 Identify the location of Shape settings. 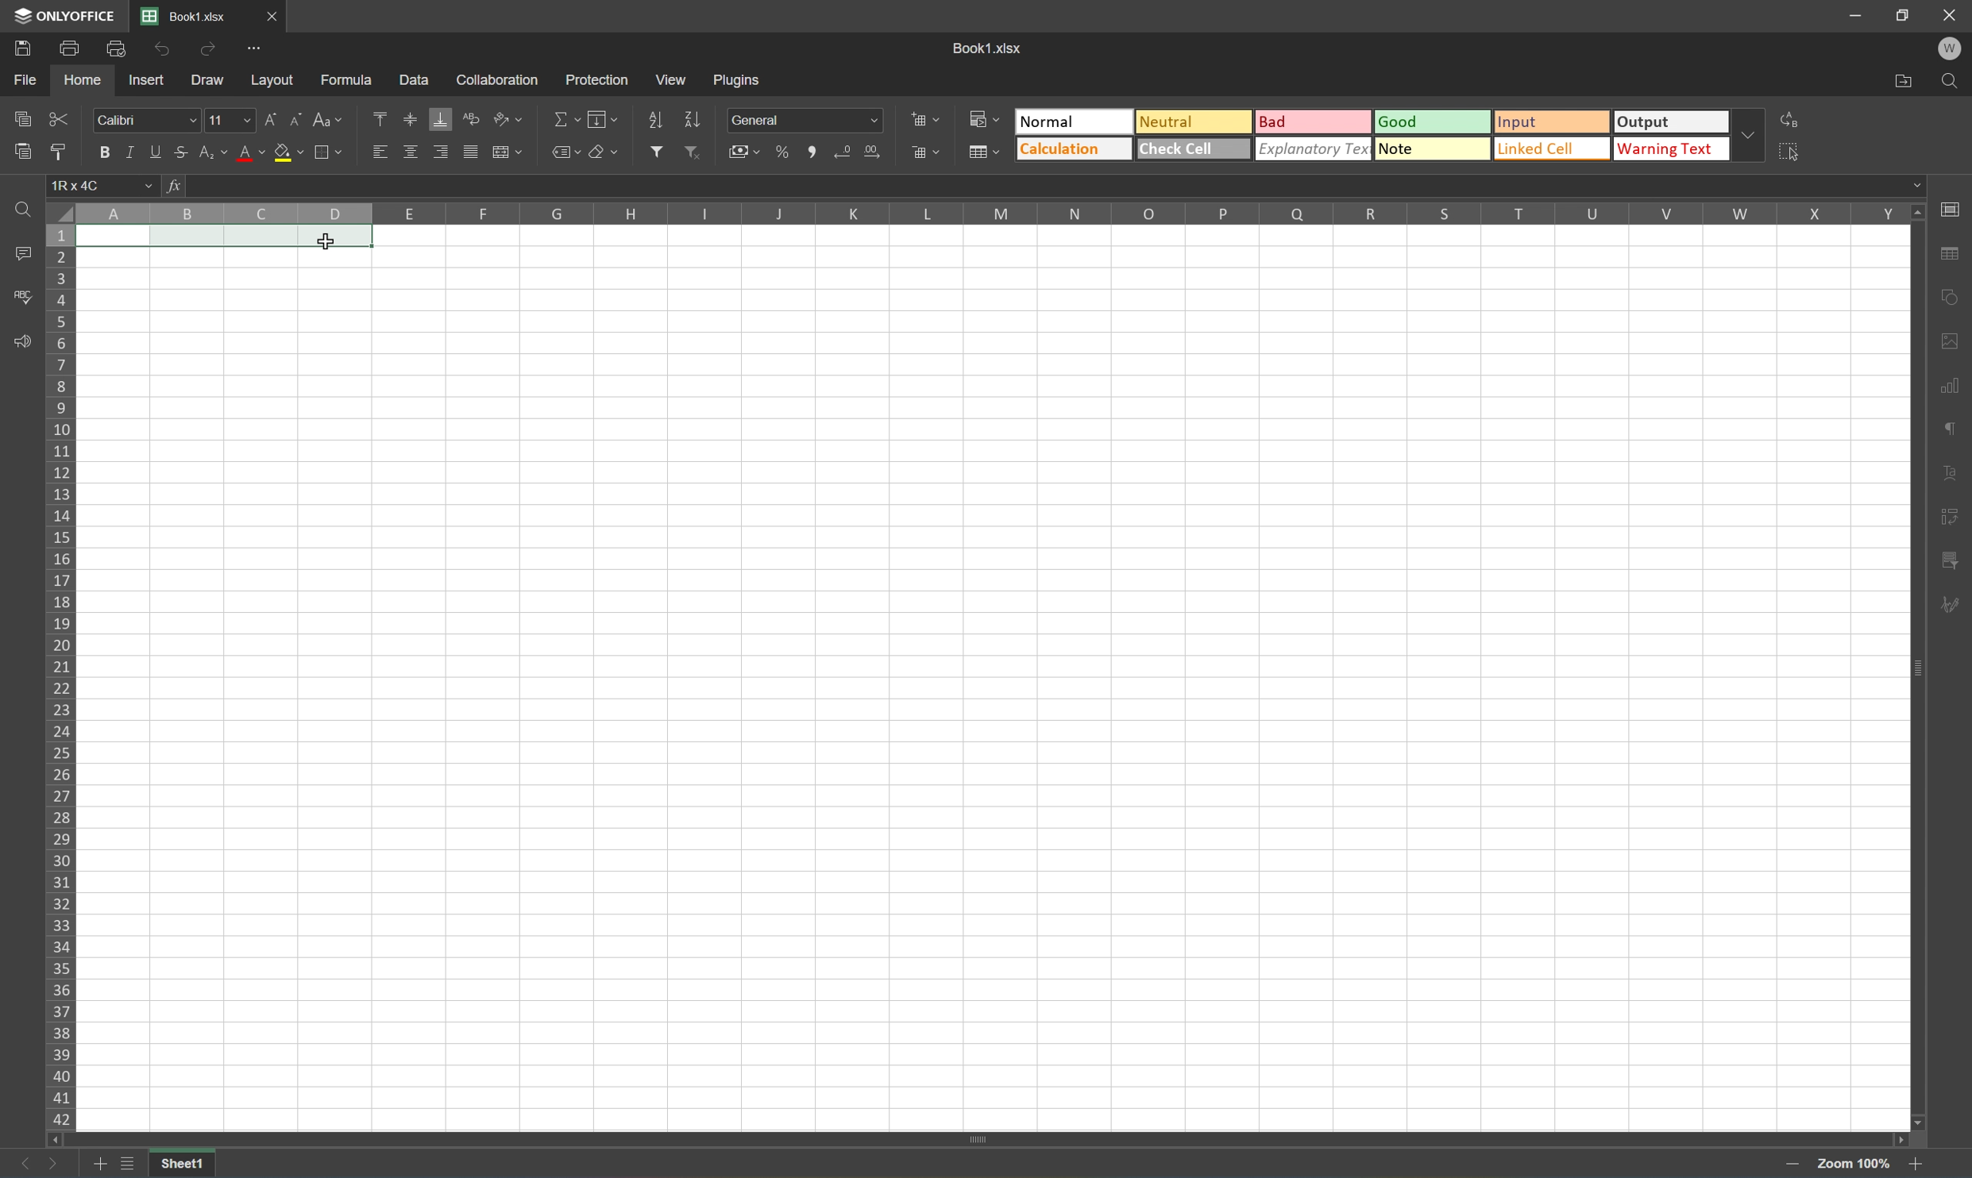
(1950, 300).